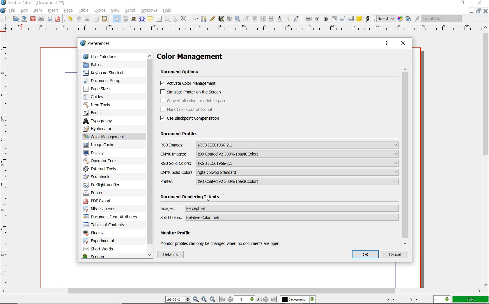 Image resolution: width=489 pixels, height=304 pixels. What do you see at coordinates (106, 145) in the screenshot?
I see `image cache` at bounding box center [106, 145].